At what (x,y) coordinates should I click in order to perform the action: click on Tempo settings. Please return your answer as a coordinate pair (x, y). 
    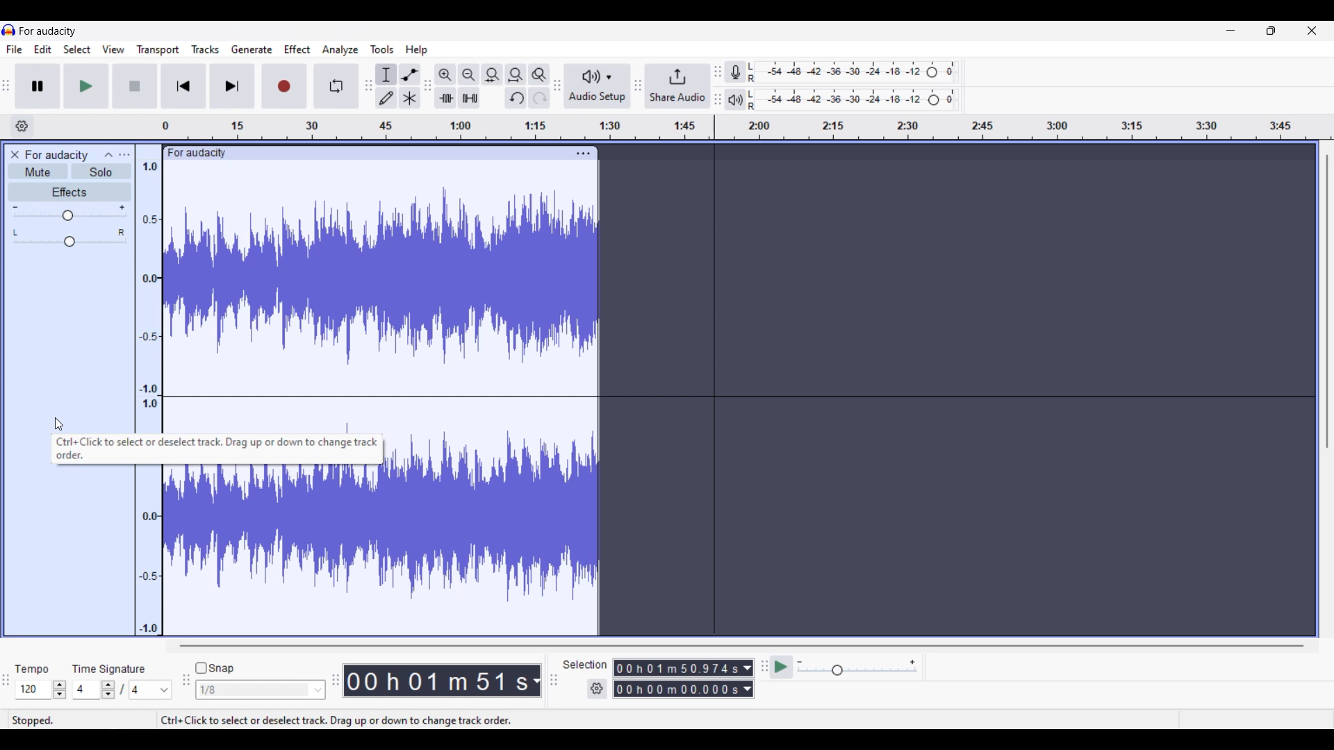
    Looking at the image, I should click on (40, 690).